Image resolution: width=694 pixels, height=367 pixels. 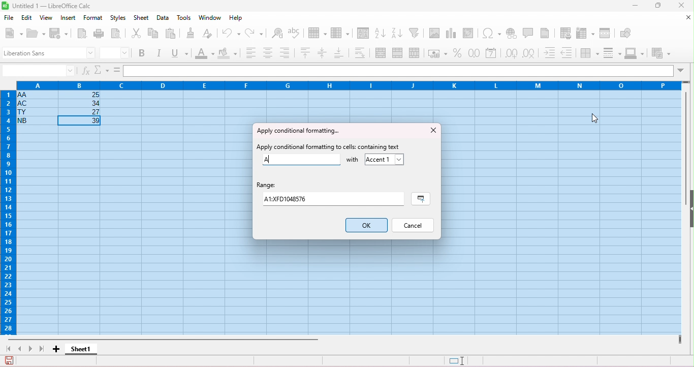 What do you see at coordinates (636, 53) in the screenshot?
I see `border color` at bounding box center [636, 53].